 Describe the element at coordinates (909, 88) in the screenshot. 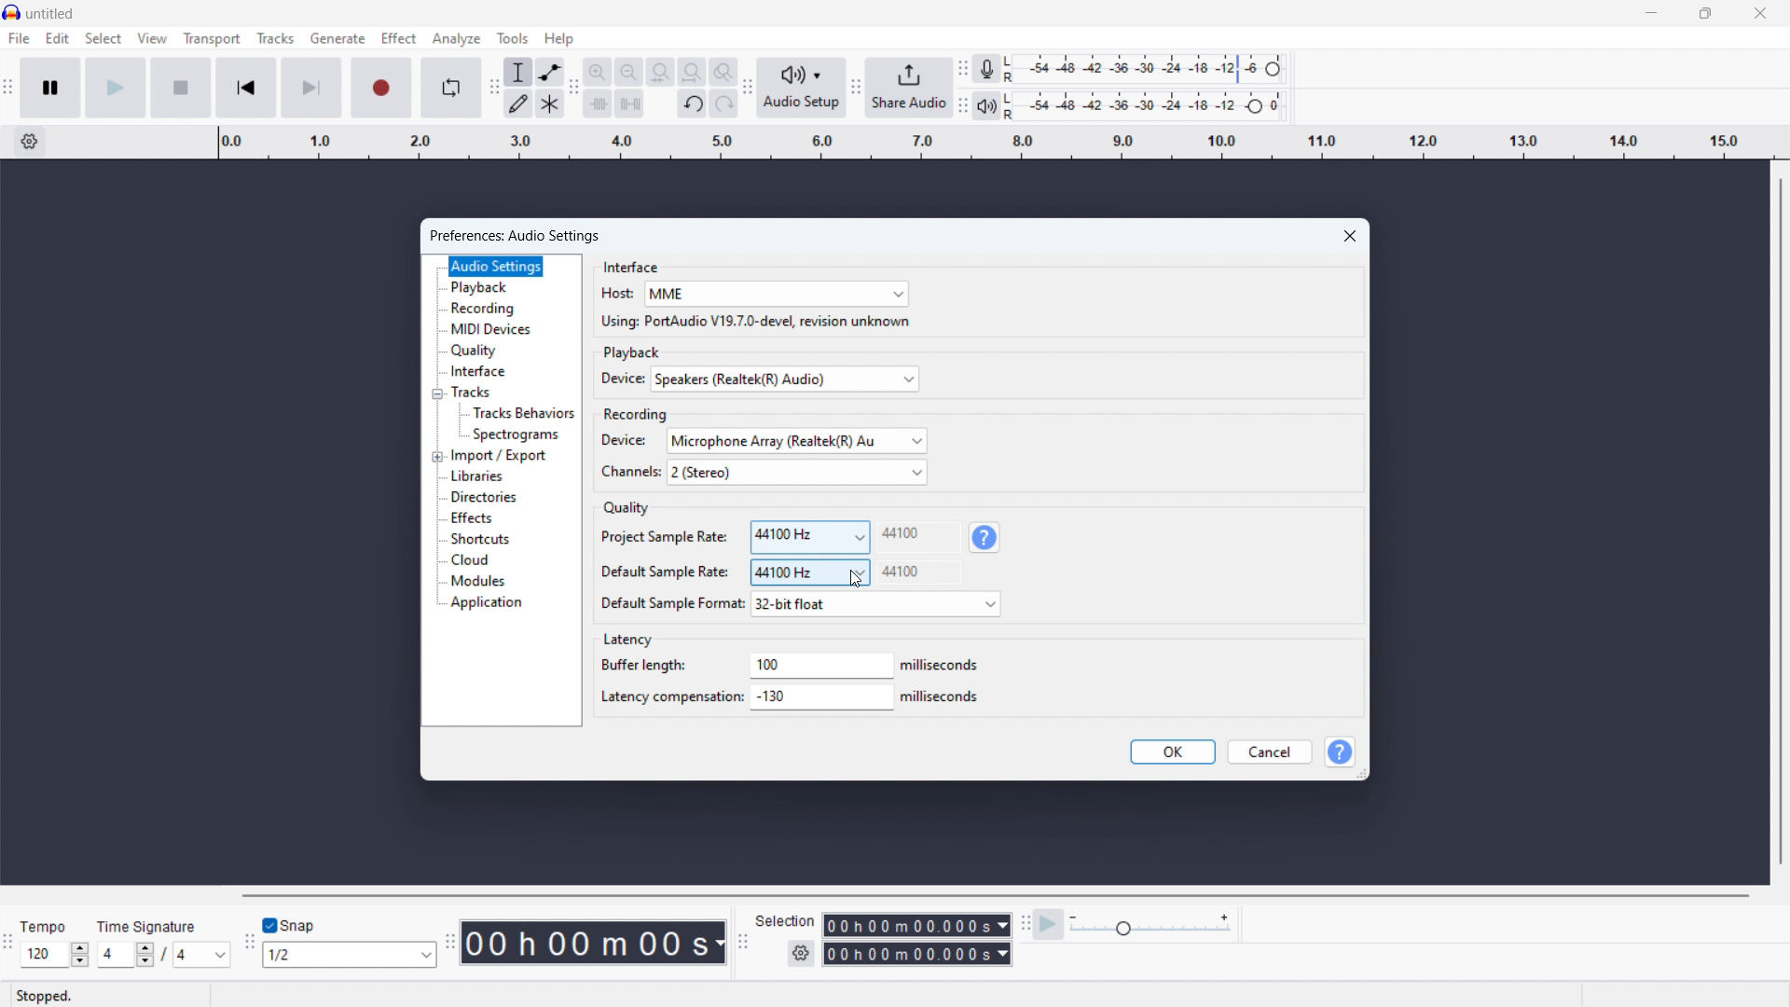

I see `share audio` at that location.